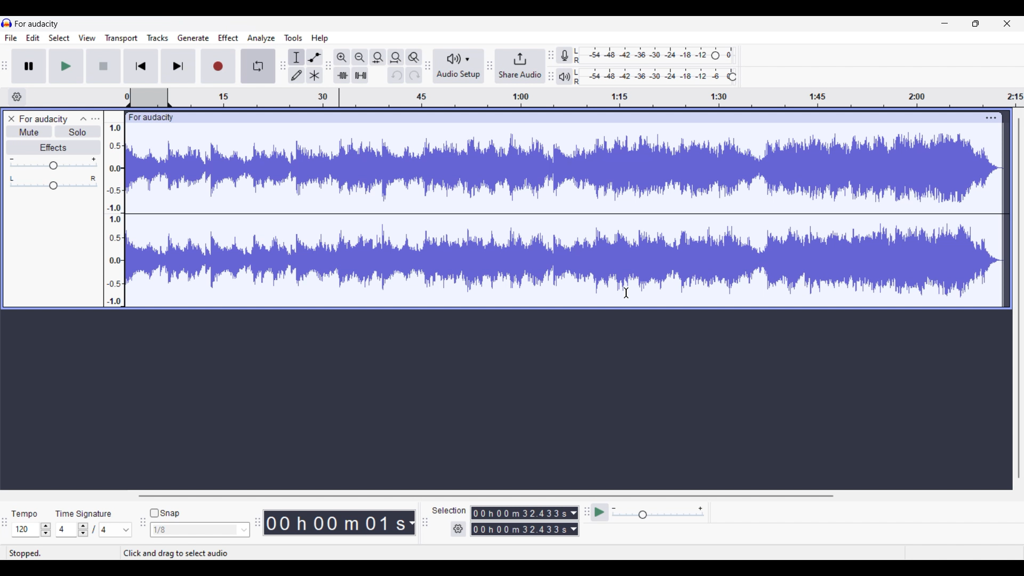 The height and width of the screenshot is (576, 1024). I want to click on Trim audio outside selection, so click(342, 75).